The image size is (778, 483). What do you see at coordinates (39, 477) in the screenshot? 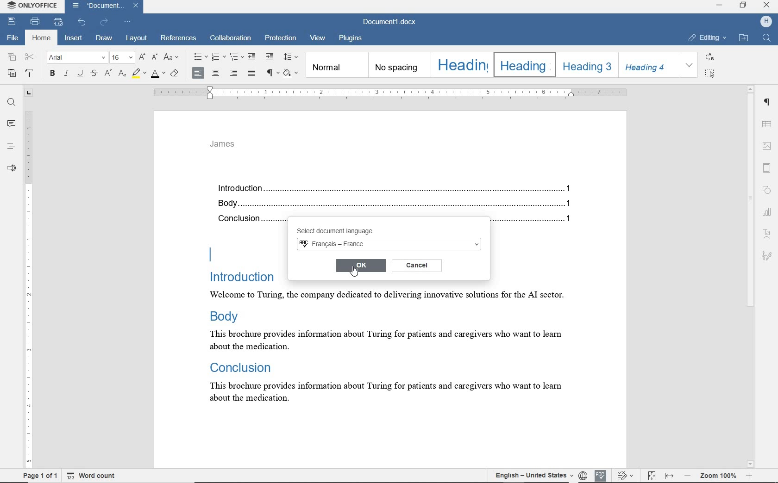
I see `page 1 of 1` at bounding box center [39, 477].